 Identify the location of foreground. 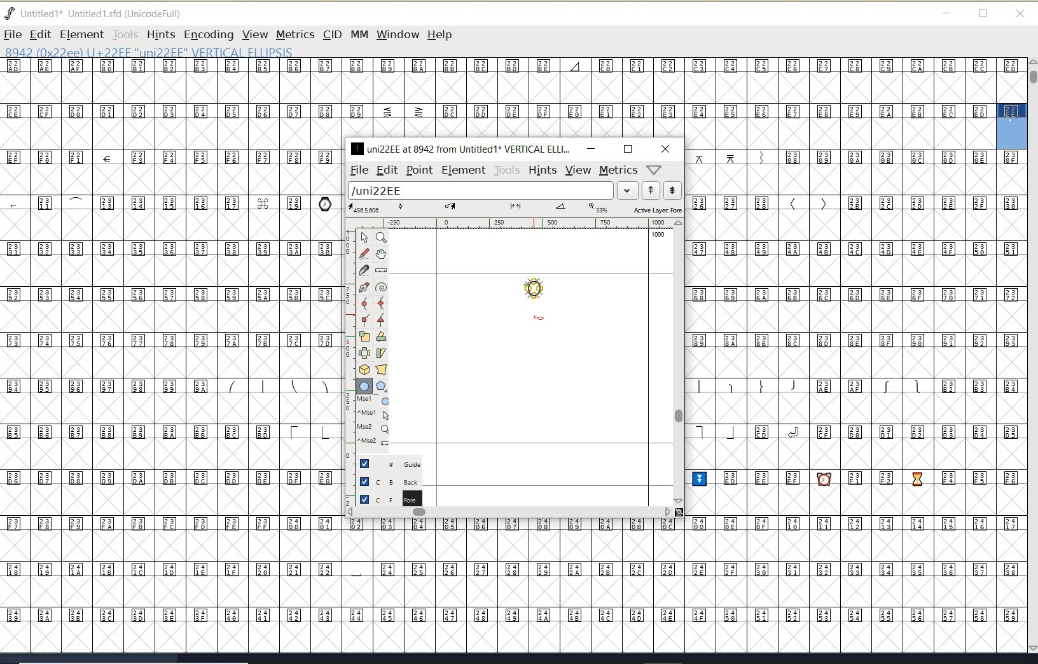
(389, 498).